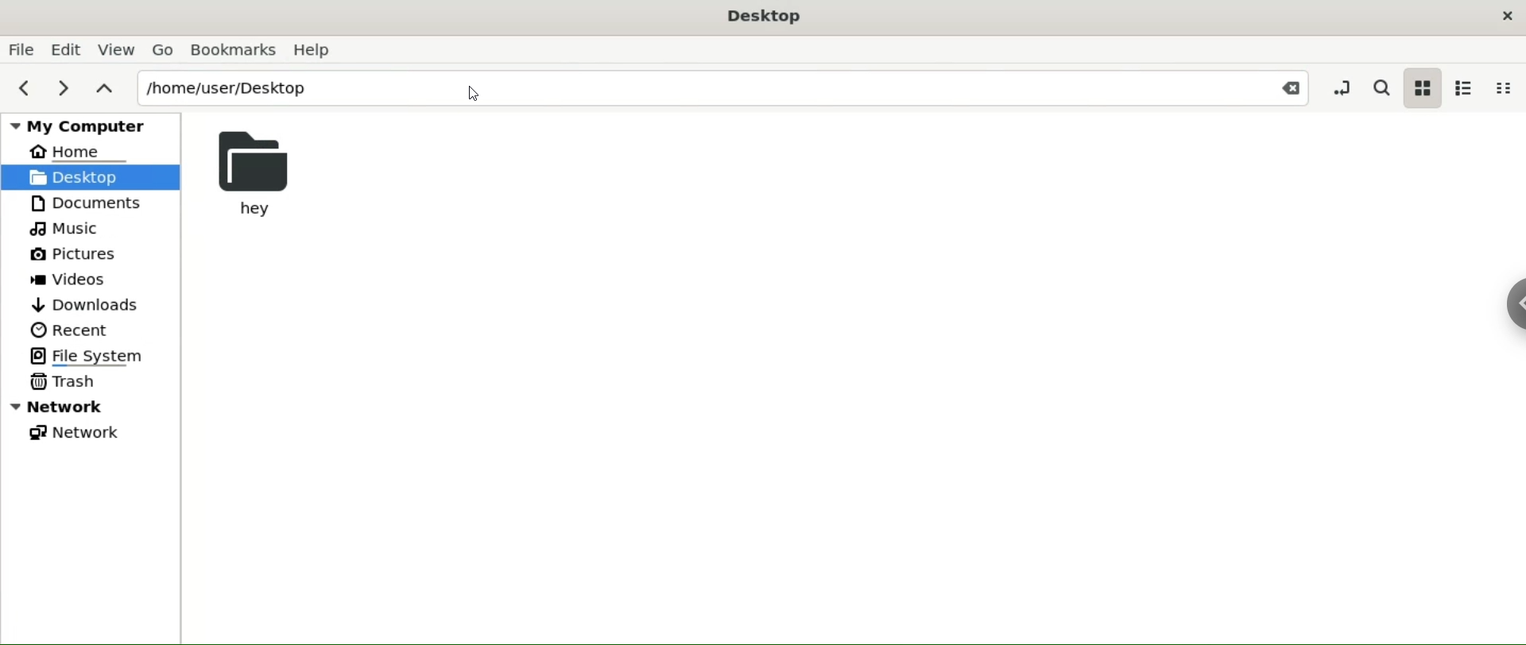 The height and width of the screenshot is (645, 1526). Describe the element at coordinates (60, 91) in the screenshot. I see `next` at that location.